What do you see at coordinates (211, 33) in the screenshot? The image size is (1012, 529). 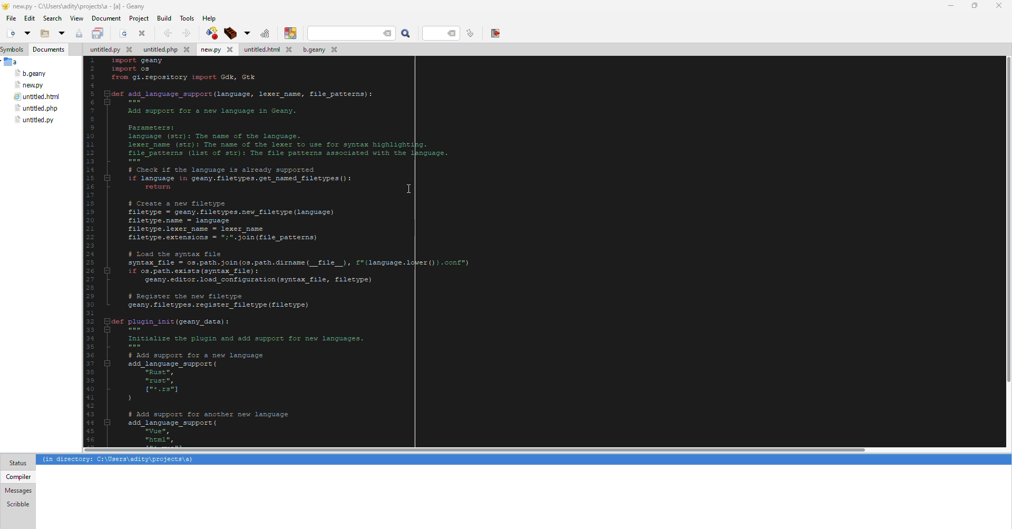 I see `build` at bounding box center [211, 33].